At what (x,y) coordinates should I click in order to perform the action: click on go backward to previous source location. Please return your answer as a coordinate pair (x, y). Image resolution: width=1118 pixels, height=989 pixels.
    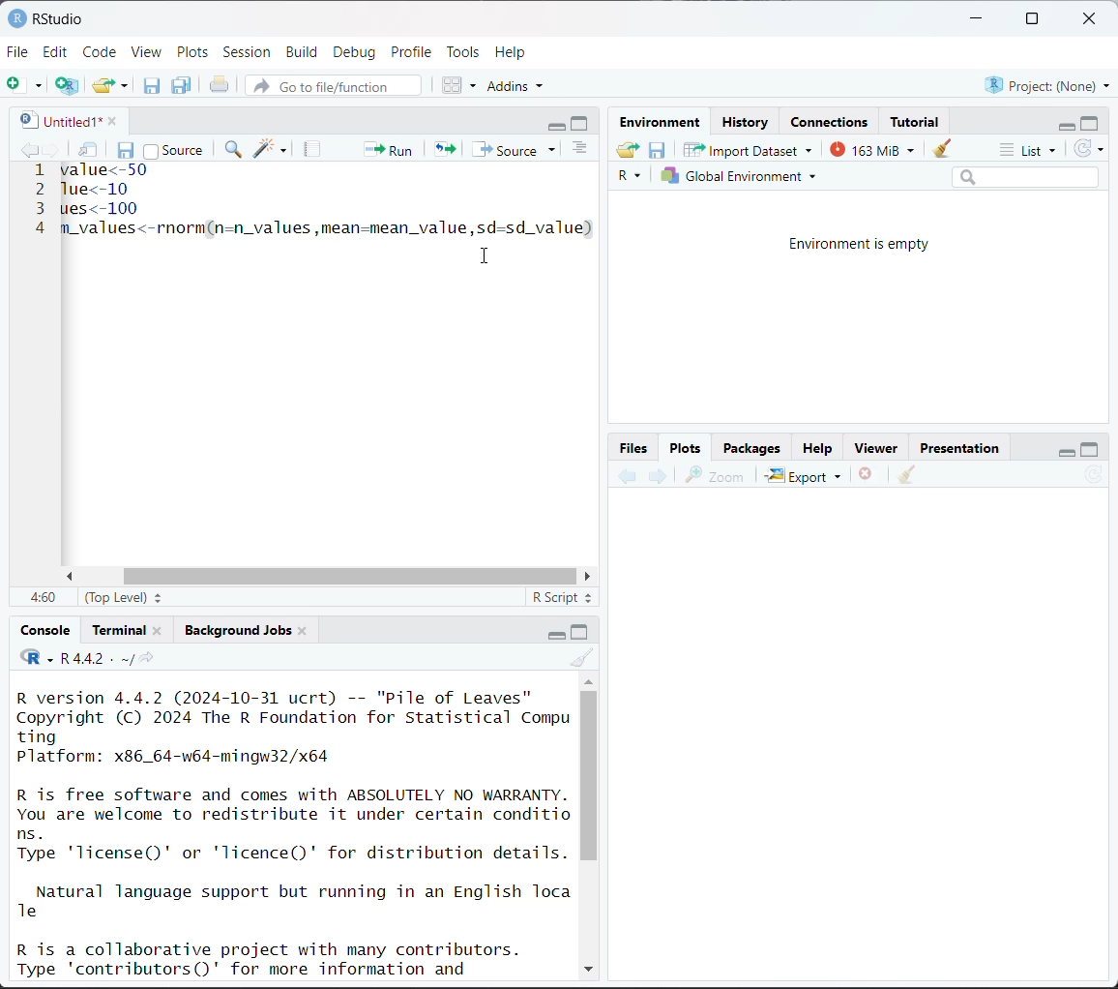
    Looking at the image, I should click on (29, 151).